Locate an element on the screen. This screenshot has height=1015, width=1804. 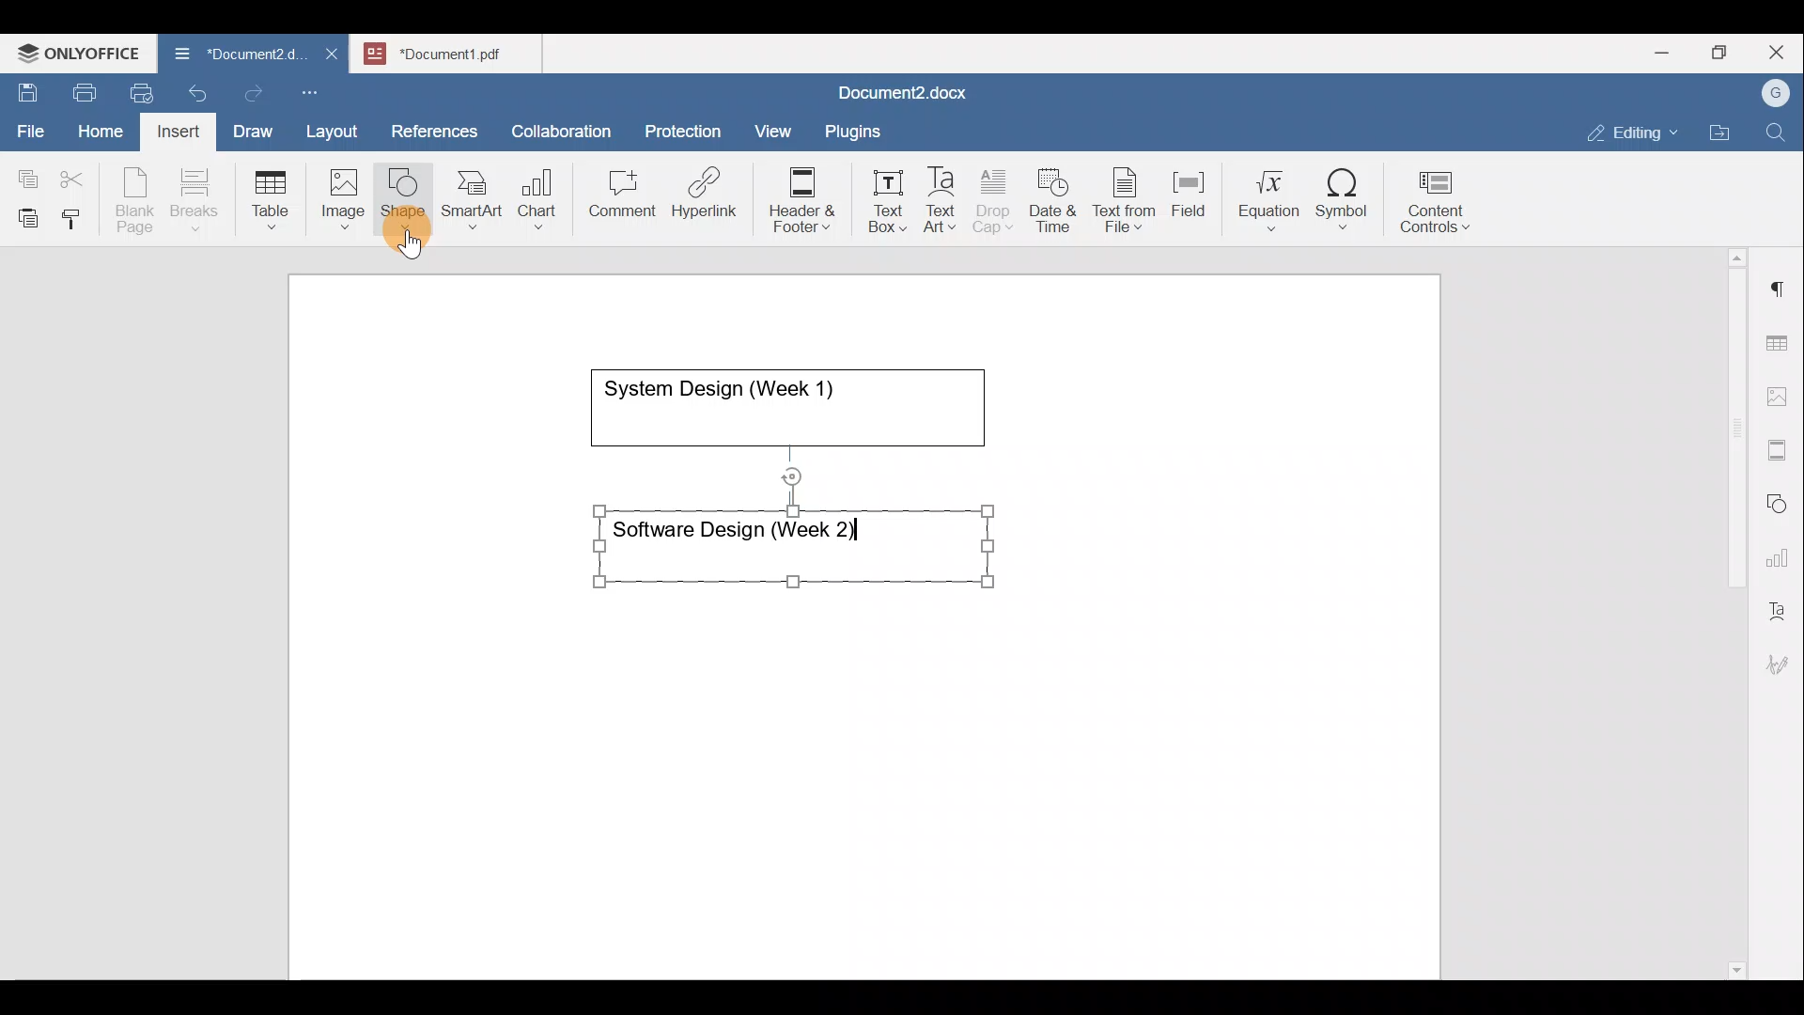
View is located at coordinates (774, 125).